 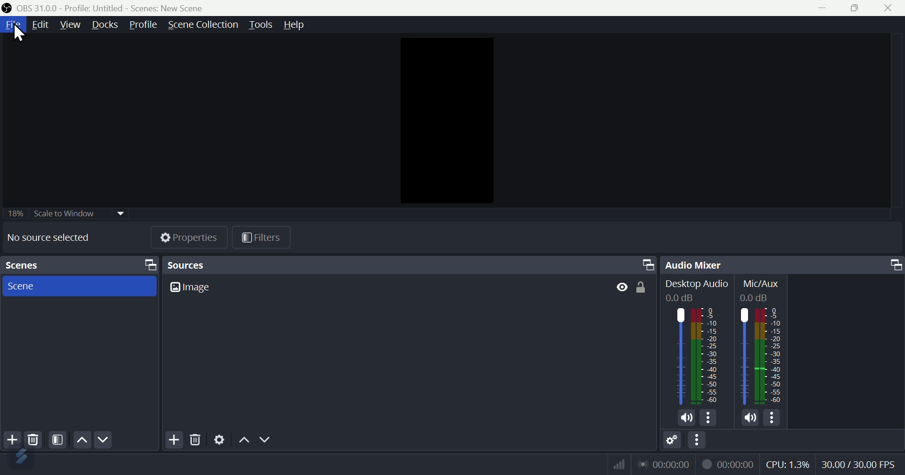 I want to click on volume, so click(x=686, y=418).